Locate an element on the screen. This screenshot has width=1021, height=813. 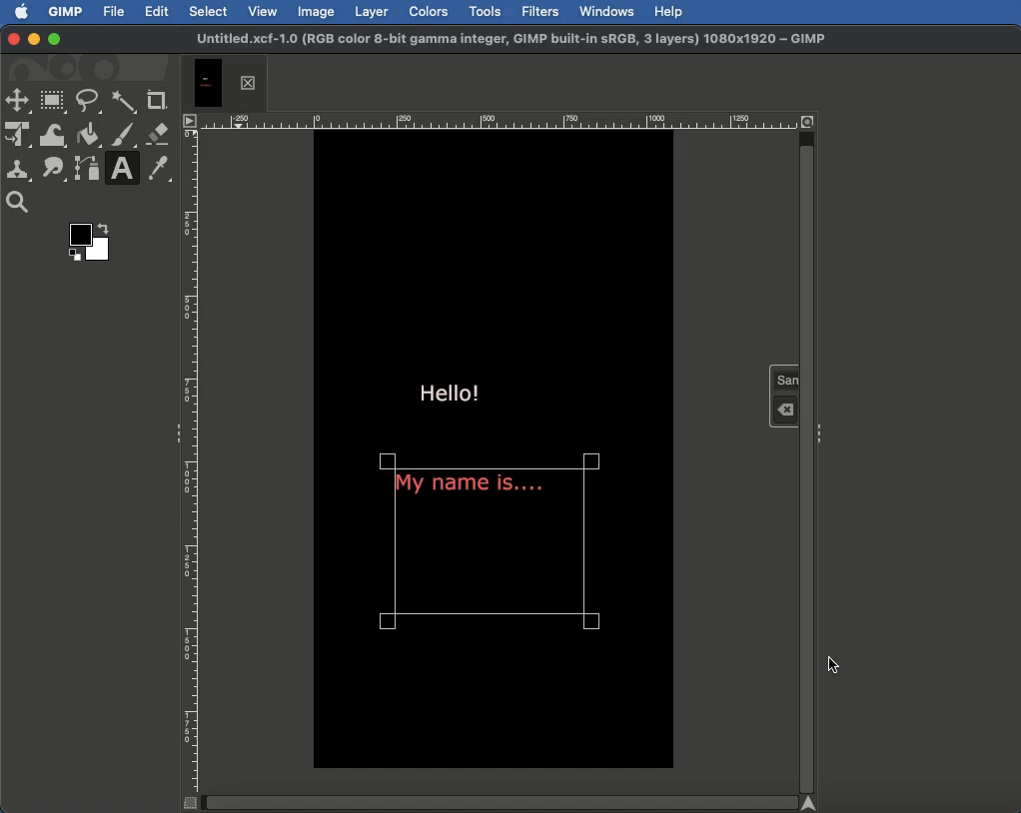
Fill color is located at coordinates (88, 134).